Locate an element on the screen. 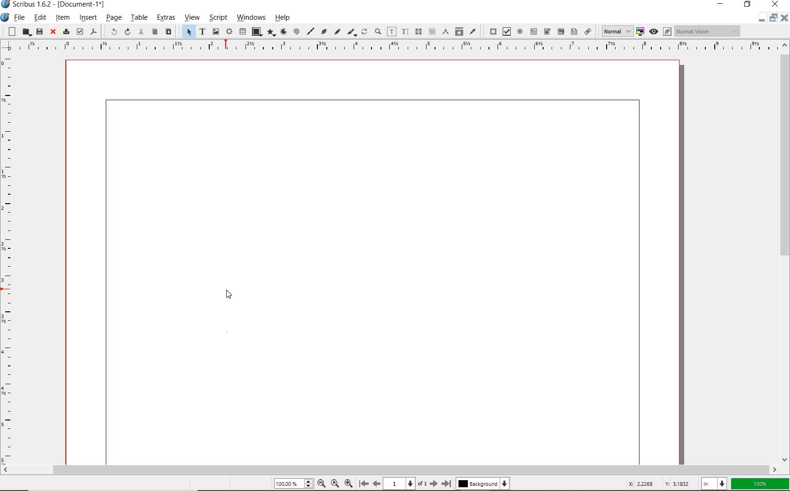 This screenshot has width=790, height=491. scrollbar is located at coordinates (390, 470).